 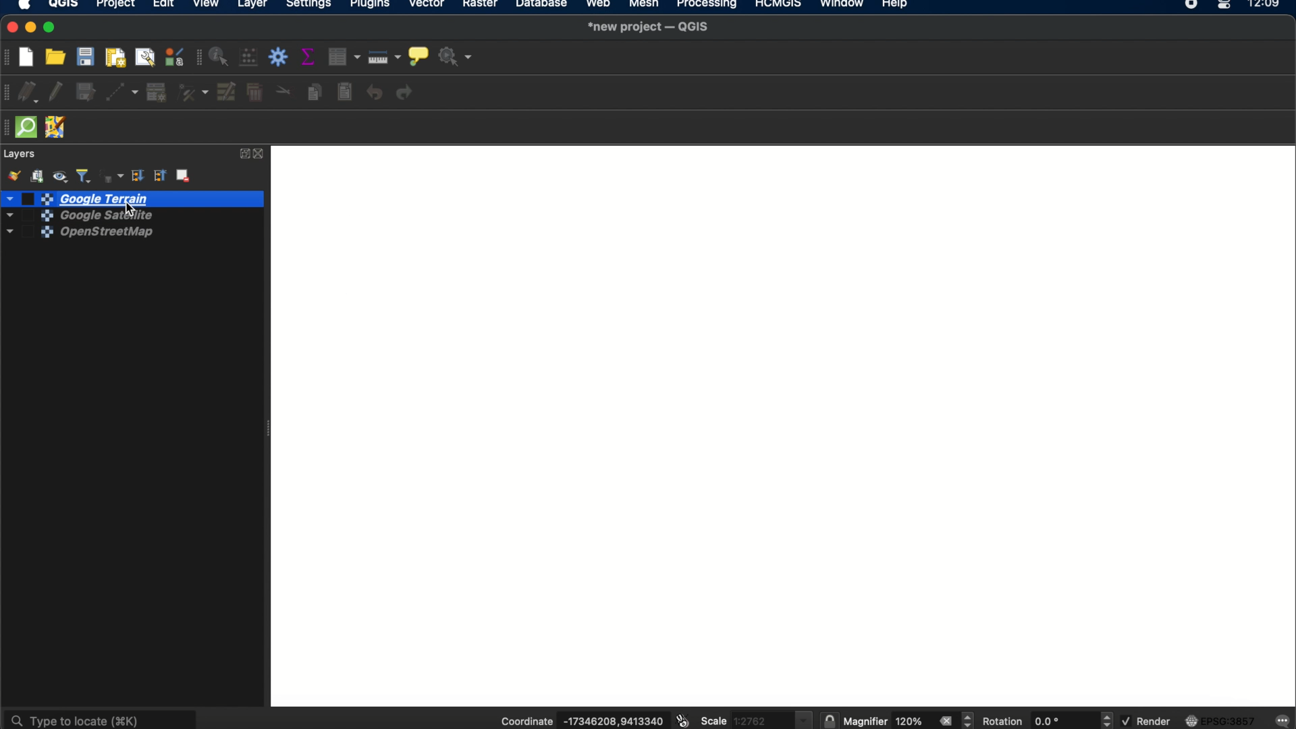 What do you see at coordinates (1108, 720) in the screenshot?
I see `rotation` at bounding box center [1108, 720].